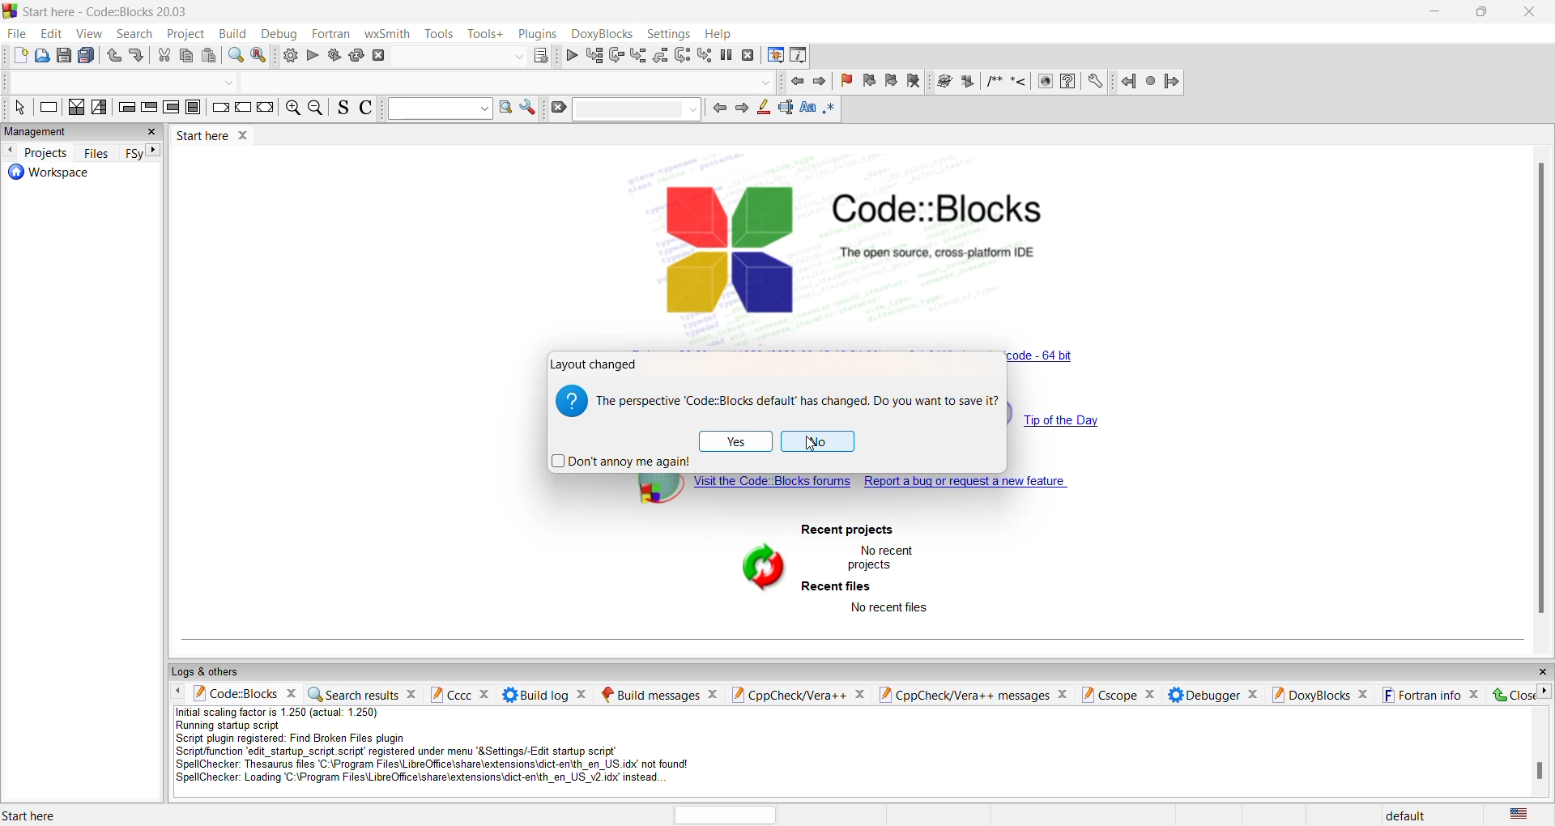 This screenshot has width=1555, height=826. What do you see at coordinates (1532, 14) in the screenshot?
I see `close` at bounding box center [1532, 14].